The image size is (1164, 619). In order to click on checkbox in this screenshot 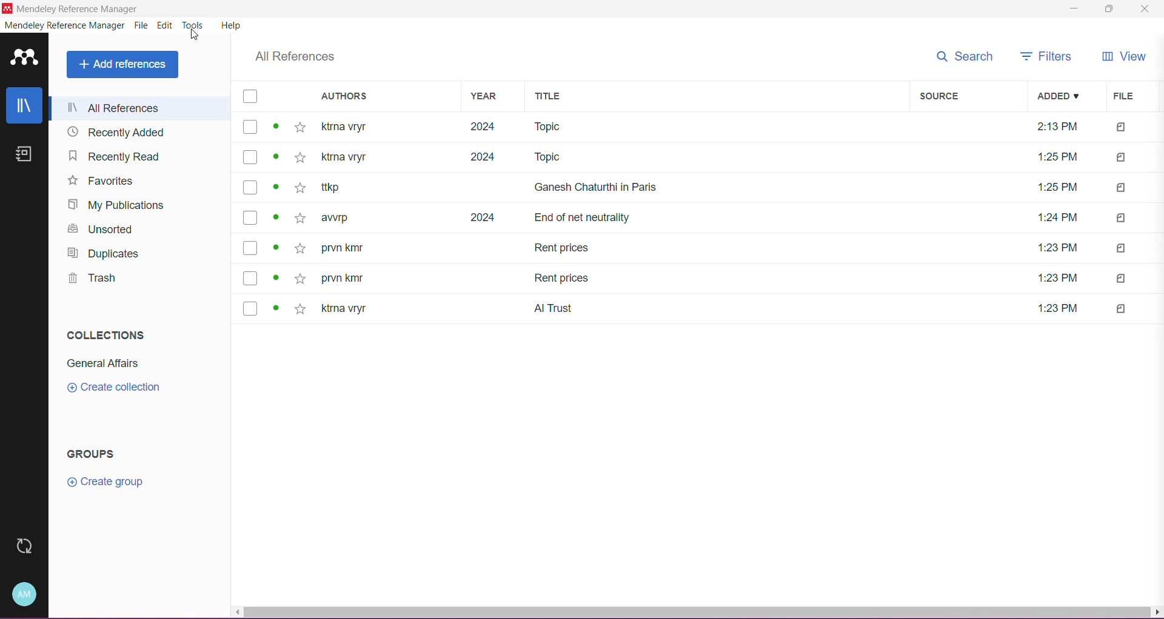, I will do `click(250, 217)`.